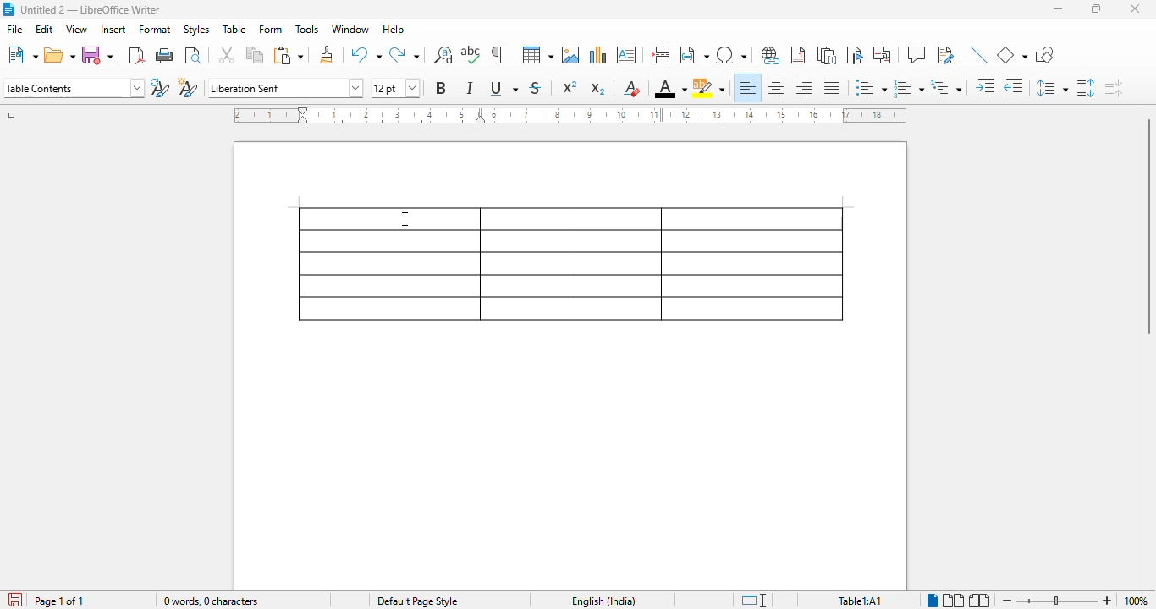  Describe the element at coordinates (1085, 88) in the screenshot. I see `increase paragraph spacing` at that location.